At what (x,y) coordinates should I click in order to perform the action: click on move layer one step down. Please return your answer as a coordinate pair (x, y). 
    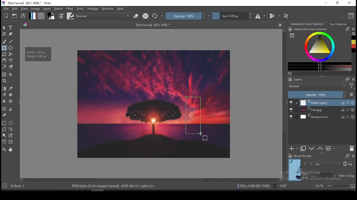
    Looking at the image, I should click on (311, 149).